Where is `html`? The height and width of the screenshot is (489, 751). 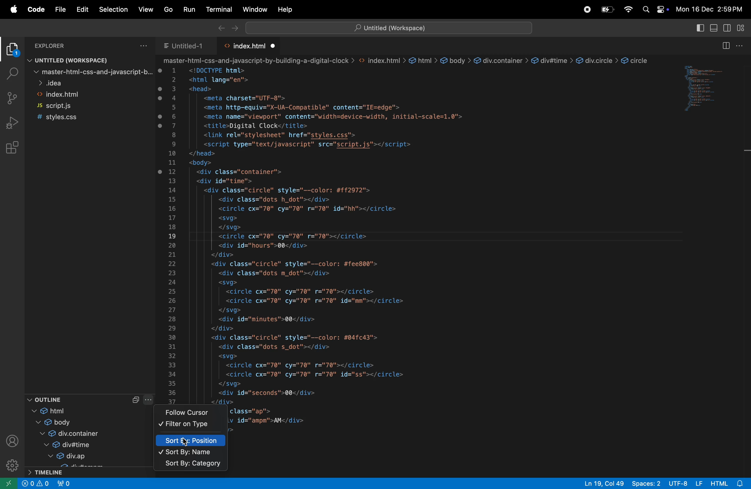 html is located at coordinates (79, 411).